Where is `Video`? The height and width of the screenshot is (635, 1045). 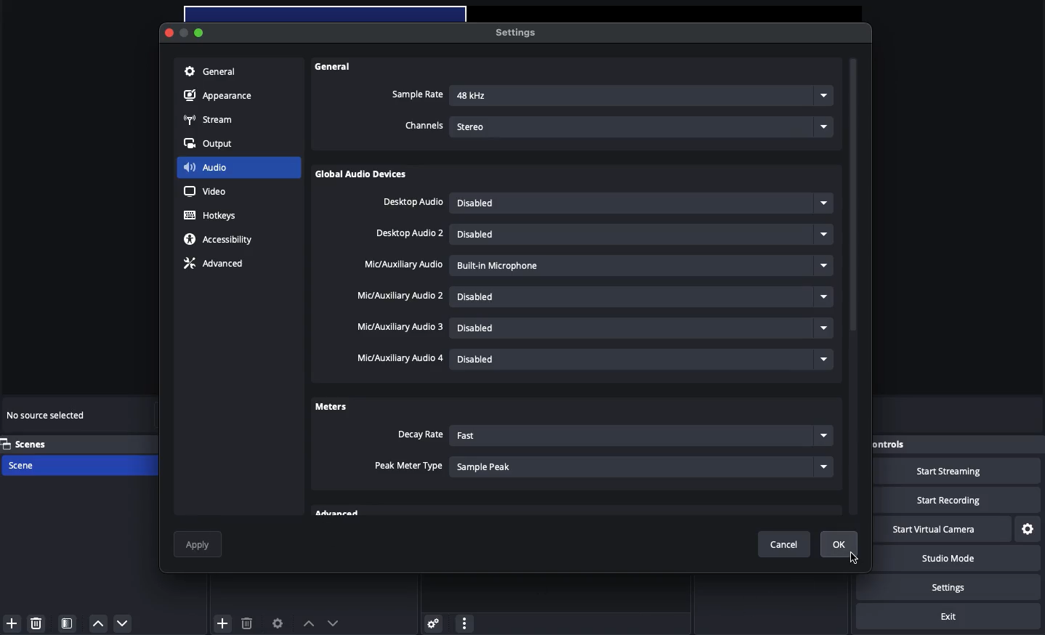 Video is located at coordinates (205, 191).